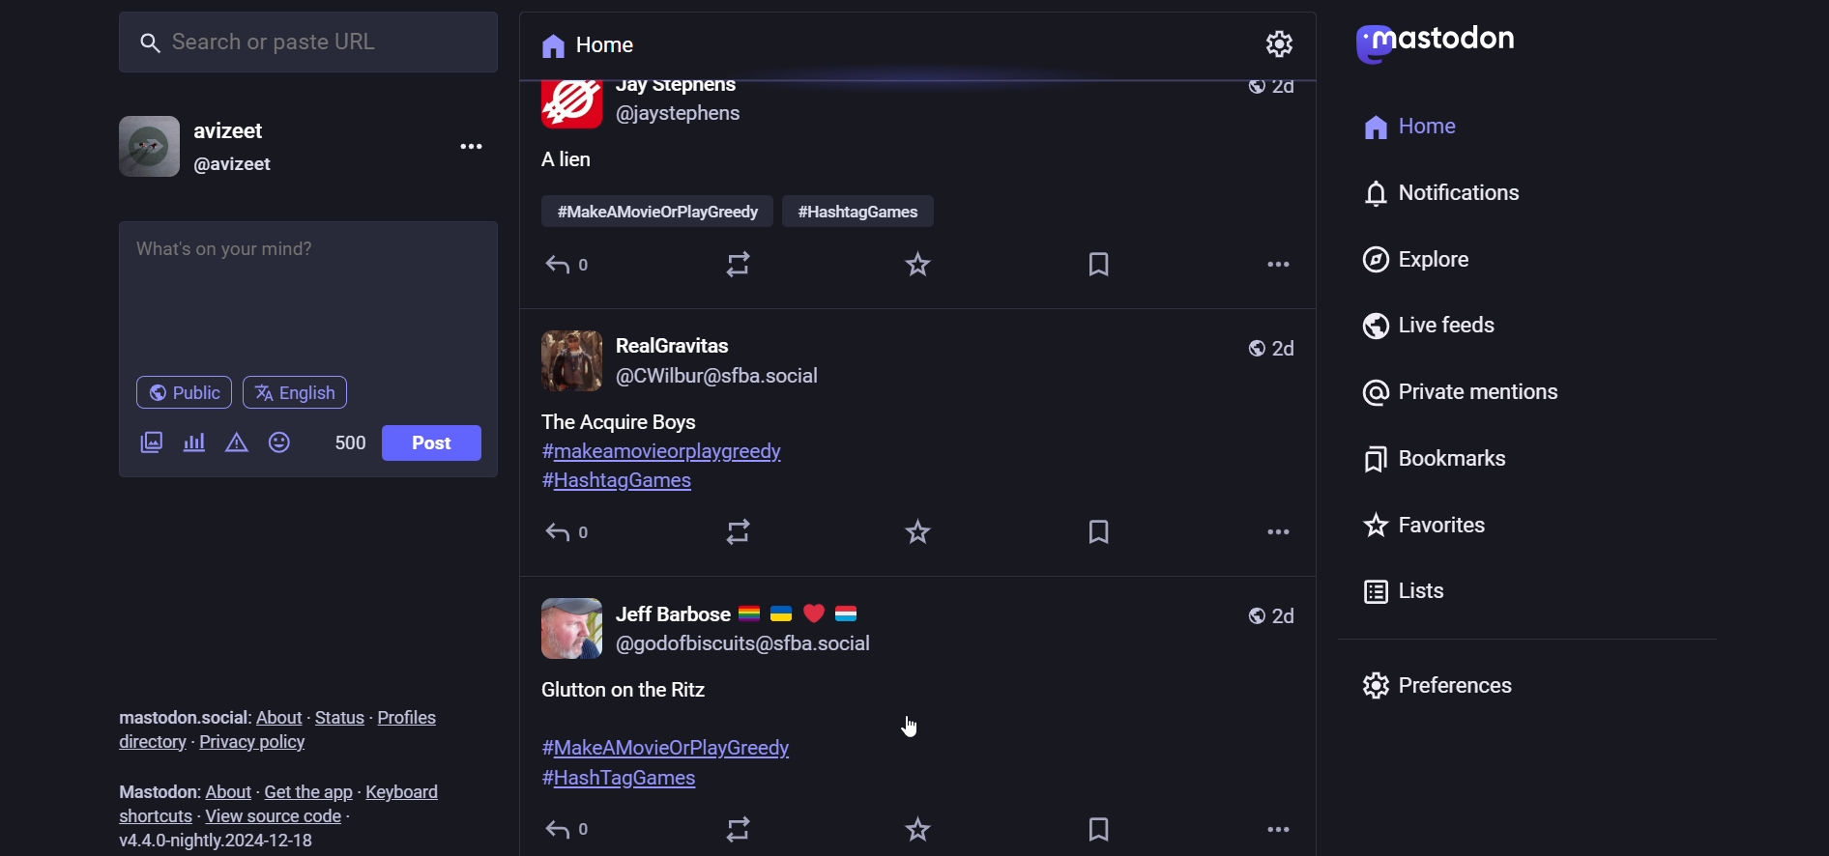 This screenshot has width=1829, height=856. Describe the element at coordinates (1402, 586) in the screenshot. I see `list` at that location.